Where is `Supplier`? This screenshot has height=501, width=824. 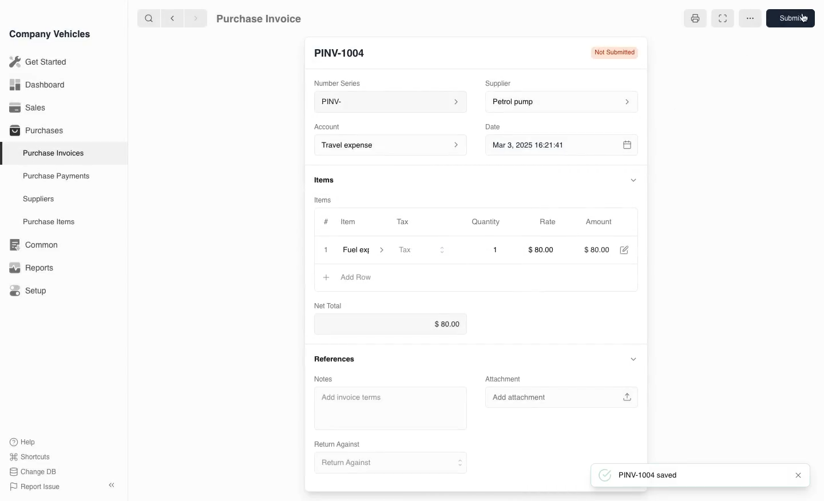 Supplier is located at coordinates (506, 82).